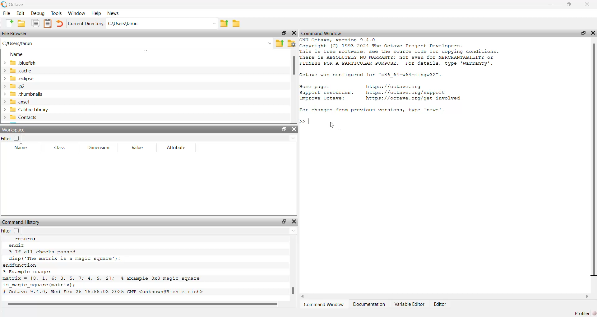 Image resolution: width=597 pixels, height=317 pixels. Describe the element at coordinates (214, 23) in the screenshot. I see `Dropdown` at that location.